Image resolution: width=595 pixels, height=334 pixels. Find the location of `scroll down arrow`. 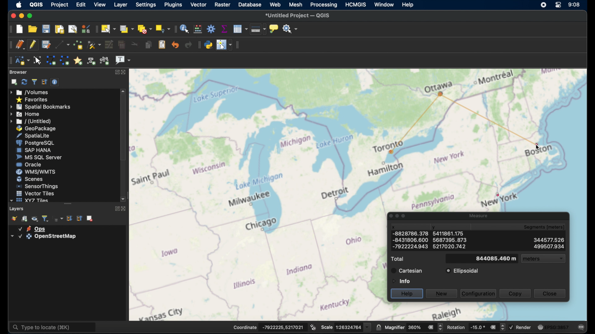

scroll down arrow is located at coordinates (124, 199).